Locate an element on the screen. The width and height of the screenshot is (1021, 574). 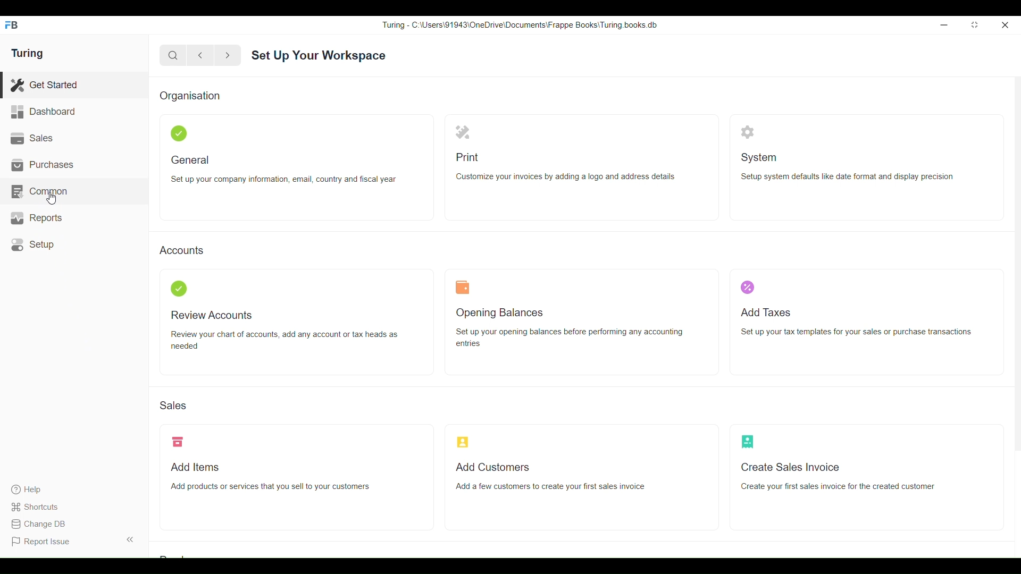
Search is located at coordinates (173, 56).